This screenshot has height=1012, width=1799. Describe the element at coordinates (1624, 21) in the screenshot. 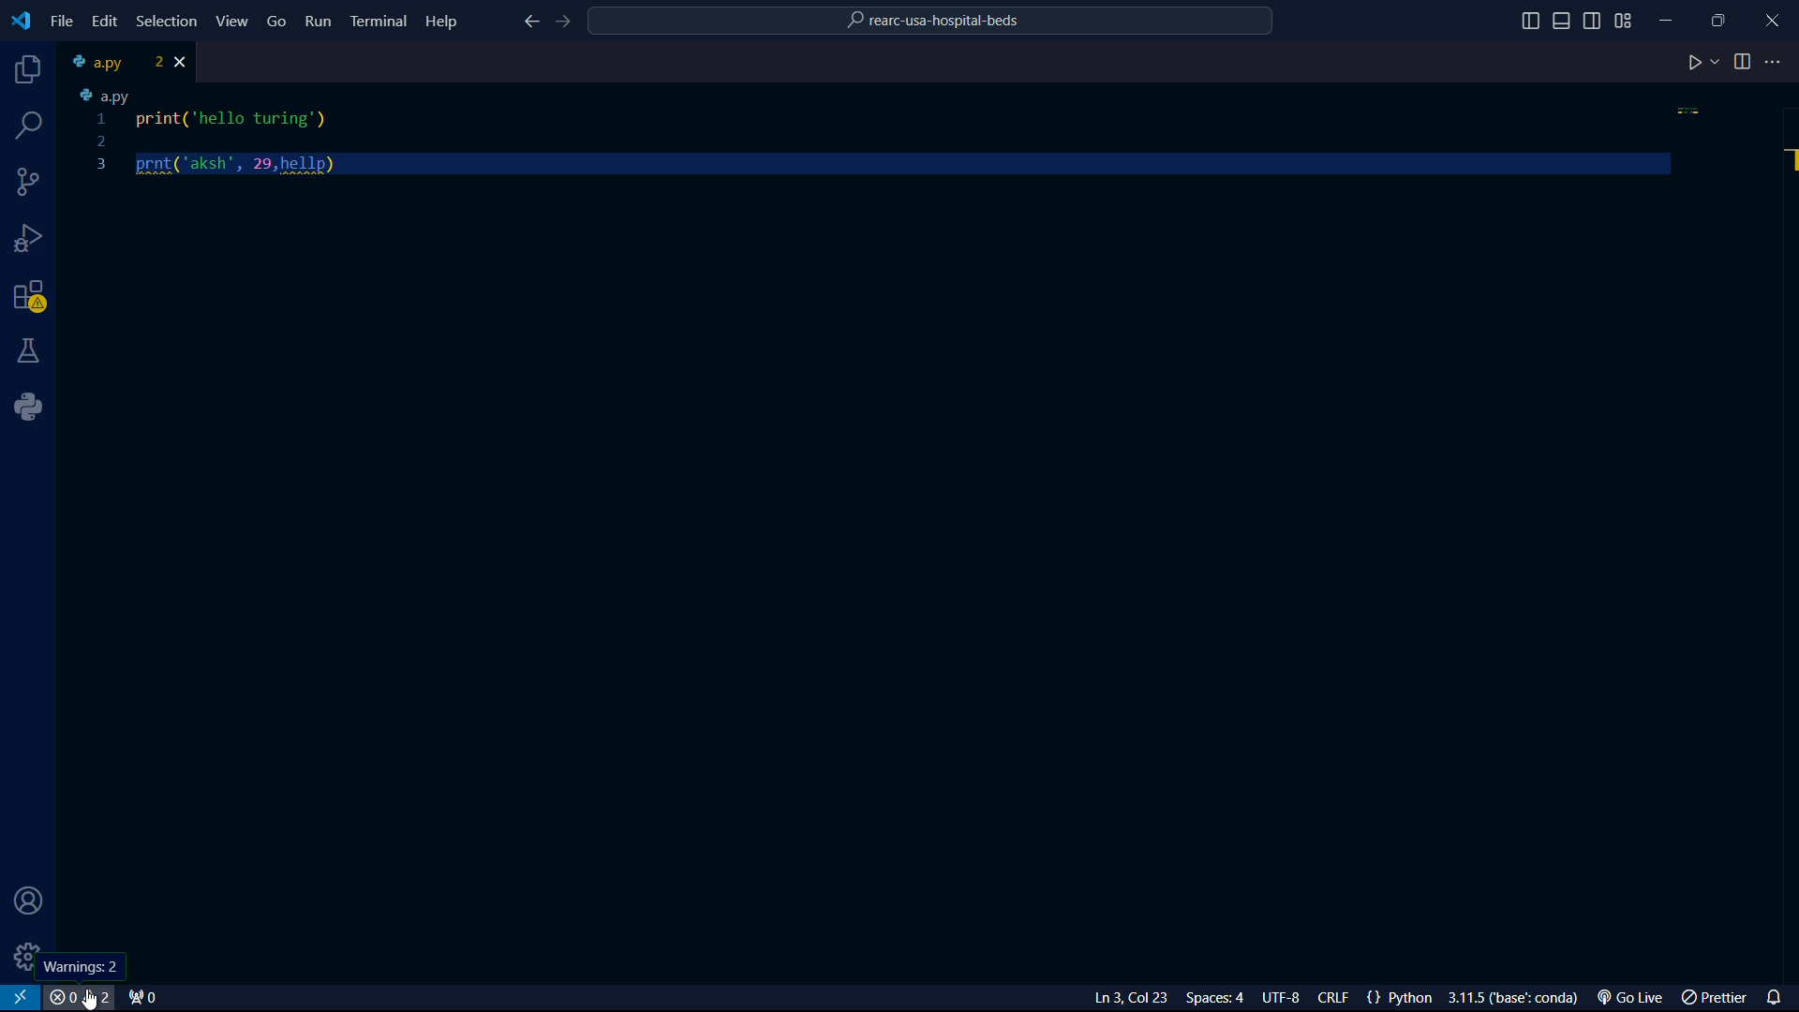

I see `grid view` at that location.